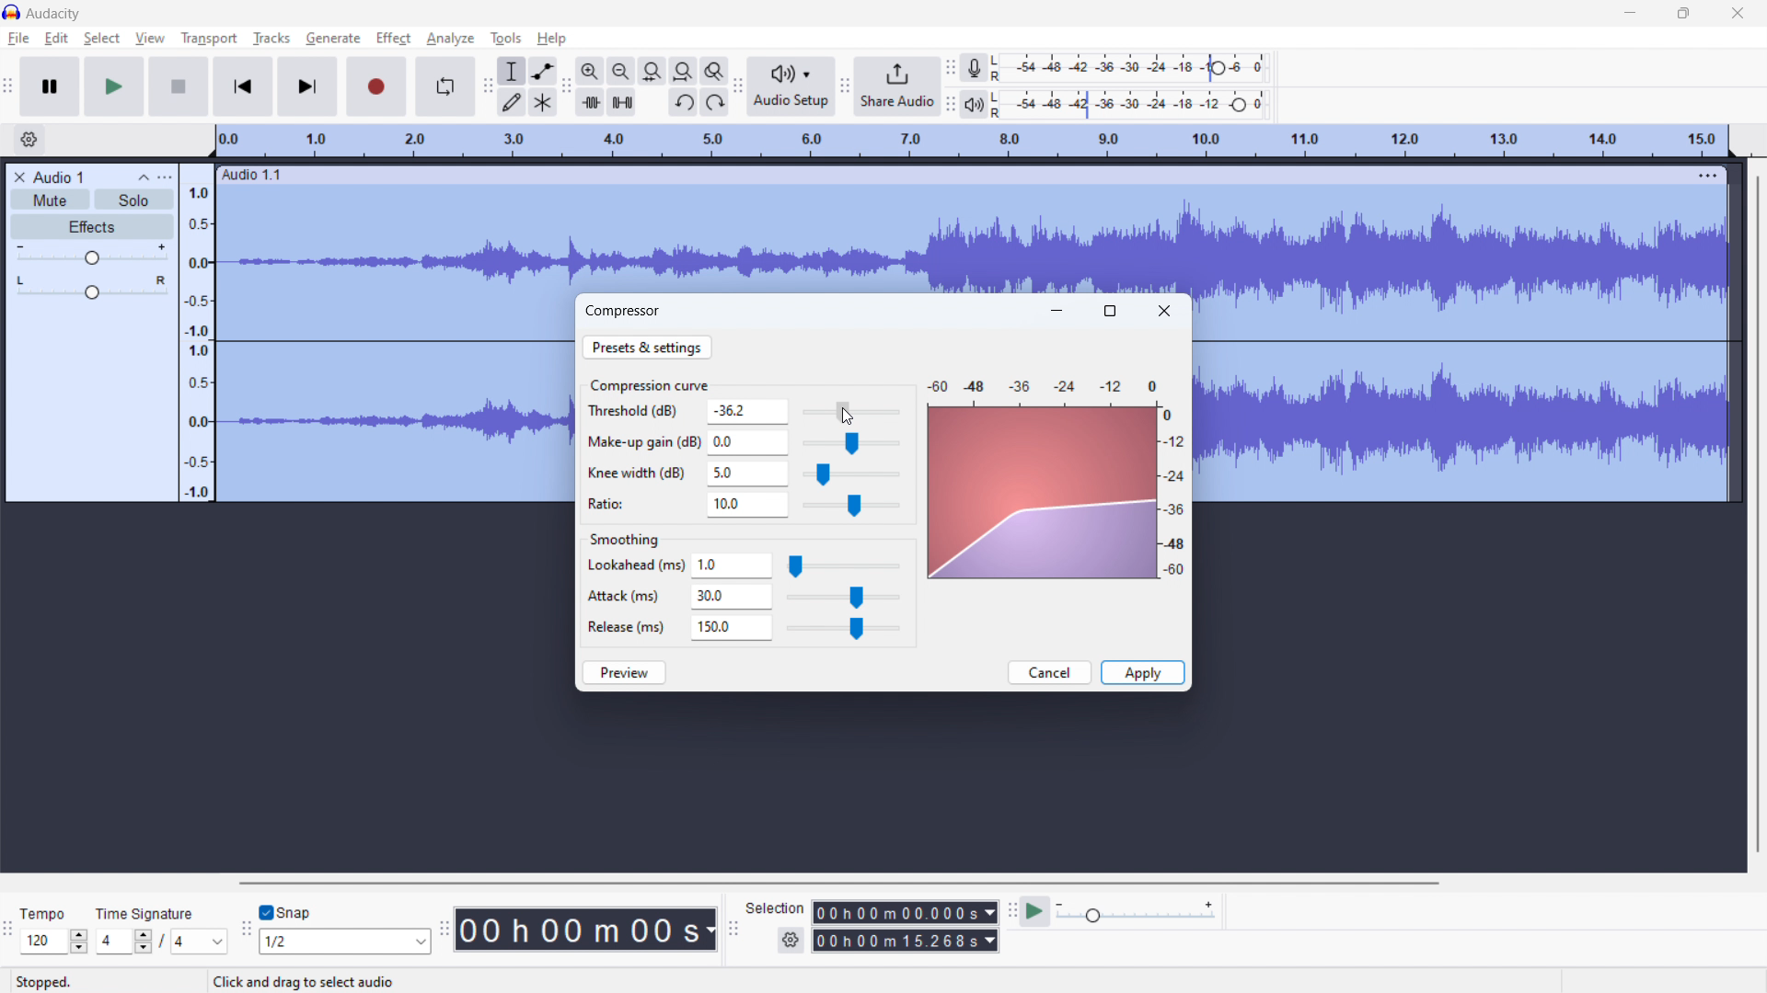  I want to click on Selection, so click(775, 906).